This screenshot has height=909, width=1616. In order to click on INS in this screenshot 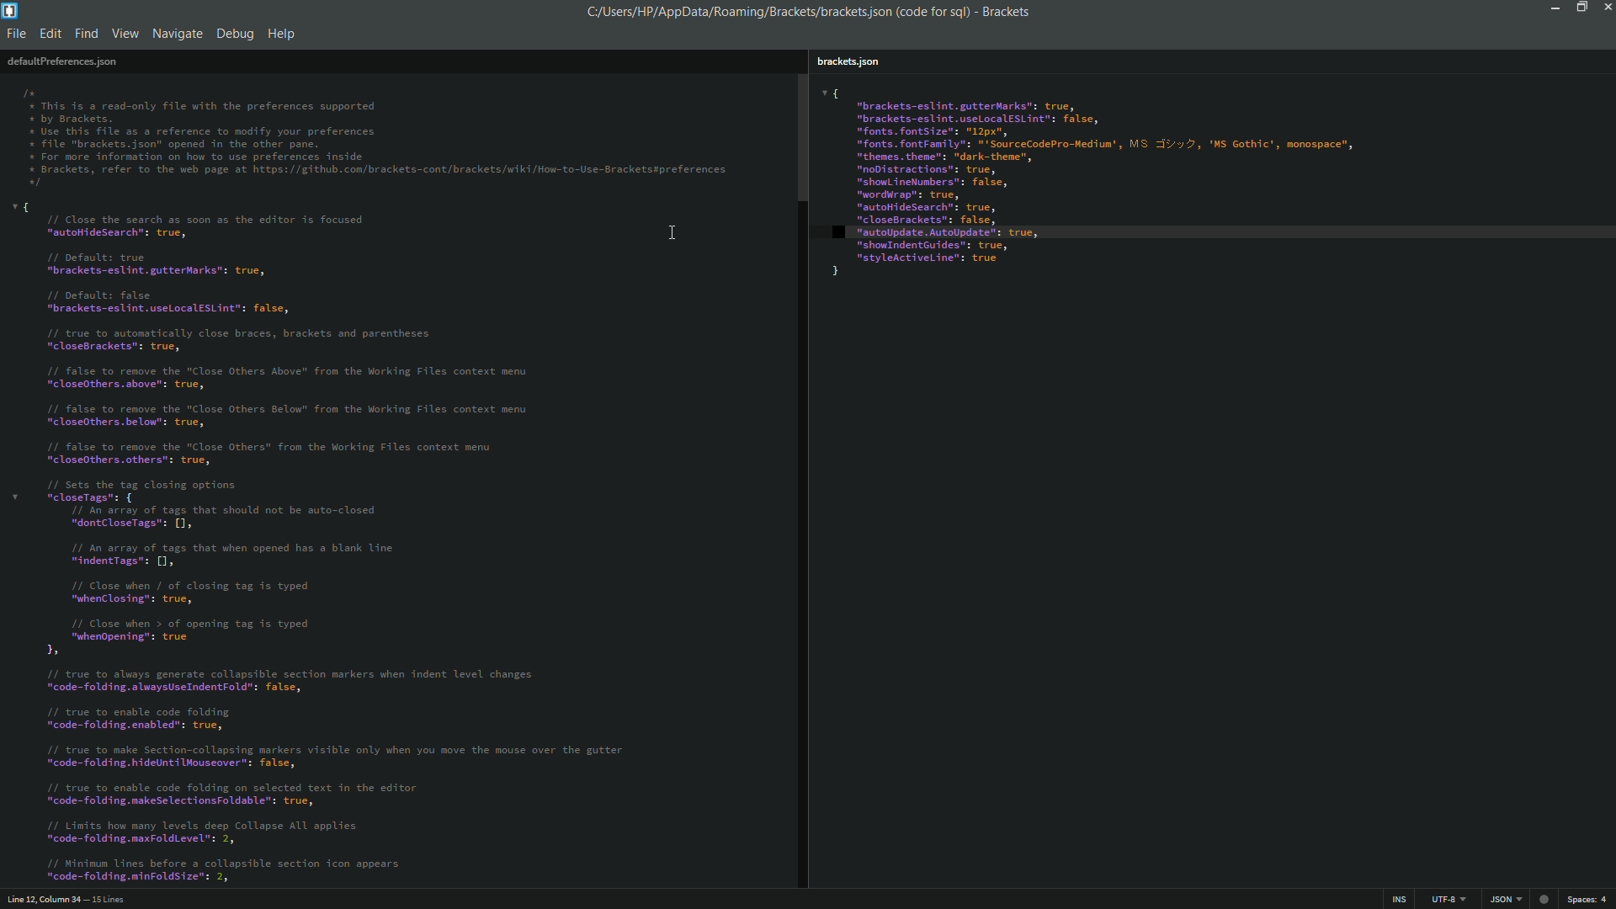, I will do `click(1401, 899)`.